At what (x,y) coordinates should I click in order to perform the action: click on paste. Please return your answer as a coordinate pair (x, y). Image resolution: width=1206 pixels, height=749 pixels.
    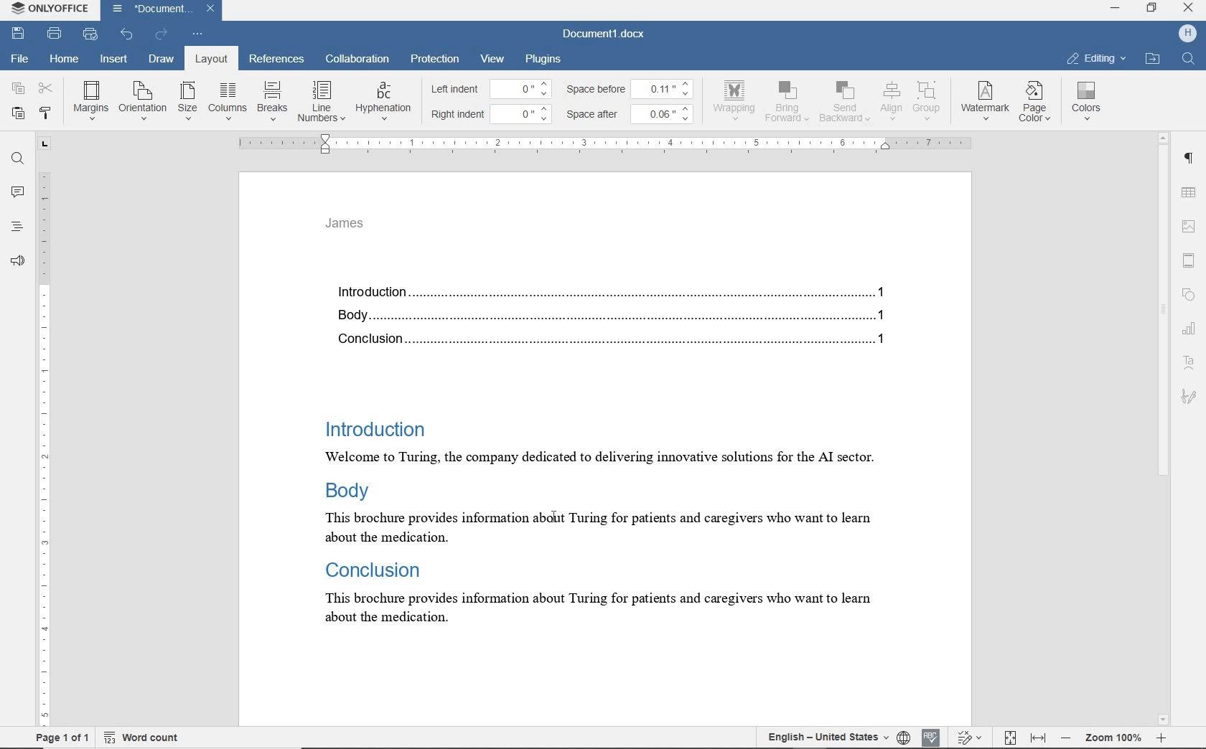
    Looking at the image, I should click on (18, 113).